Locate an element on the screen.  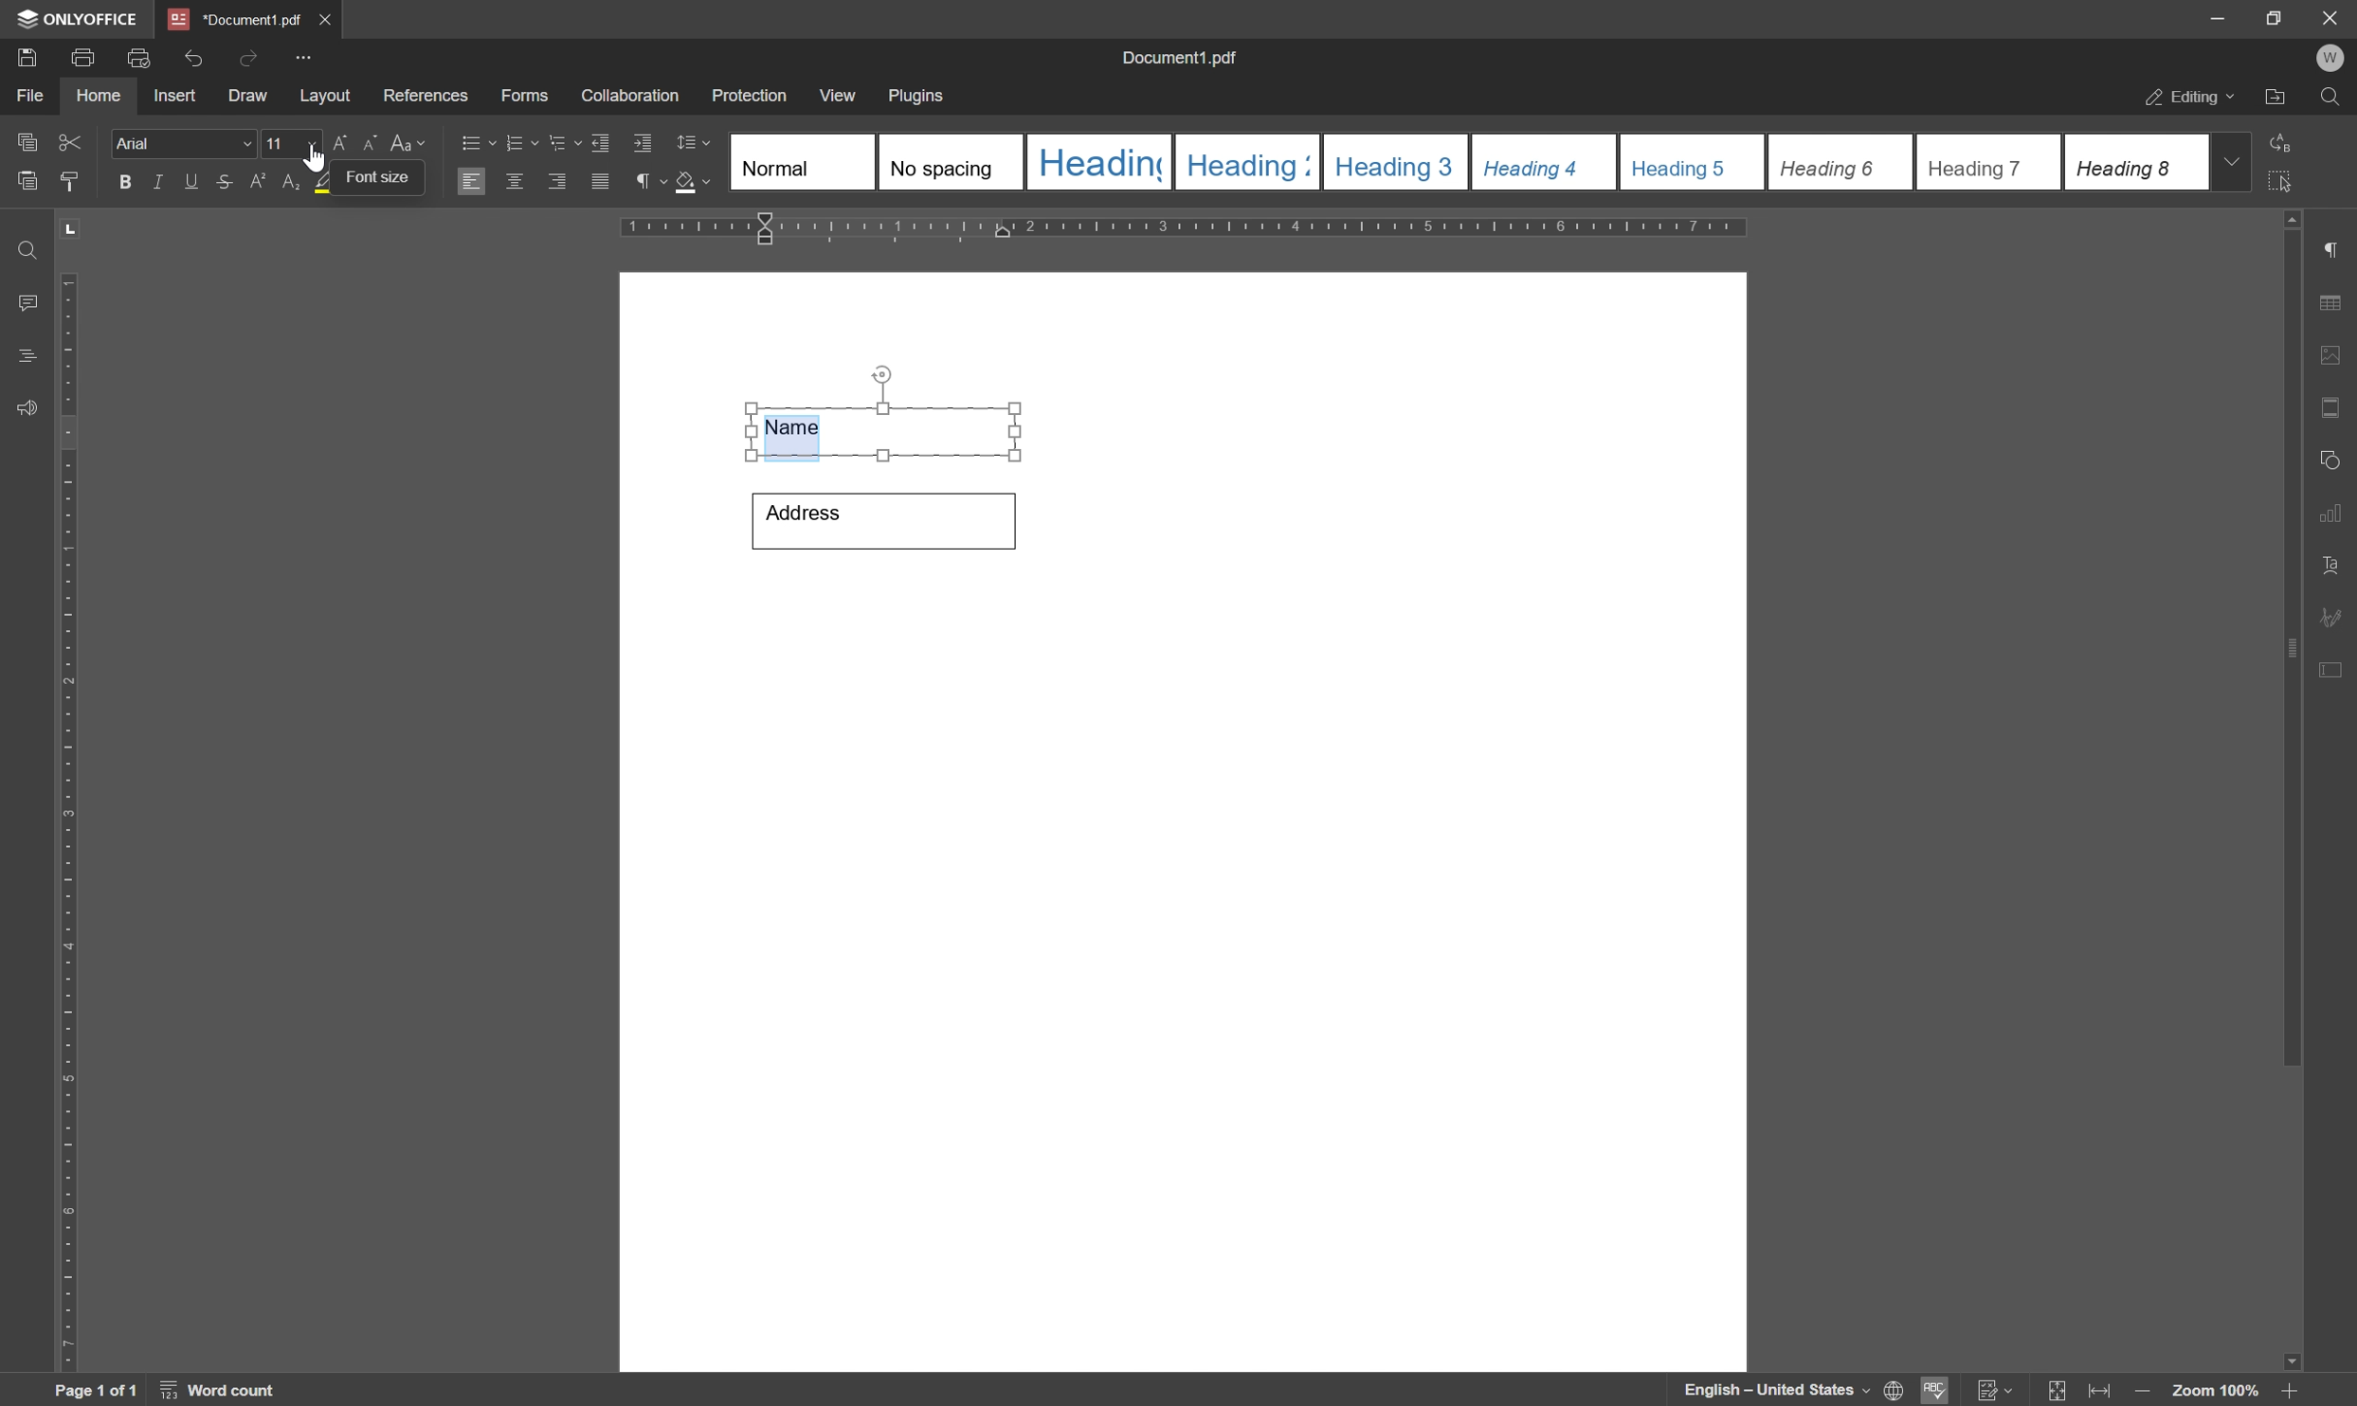
text art settings is located at coordinates (2338, 566).